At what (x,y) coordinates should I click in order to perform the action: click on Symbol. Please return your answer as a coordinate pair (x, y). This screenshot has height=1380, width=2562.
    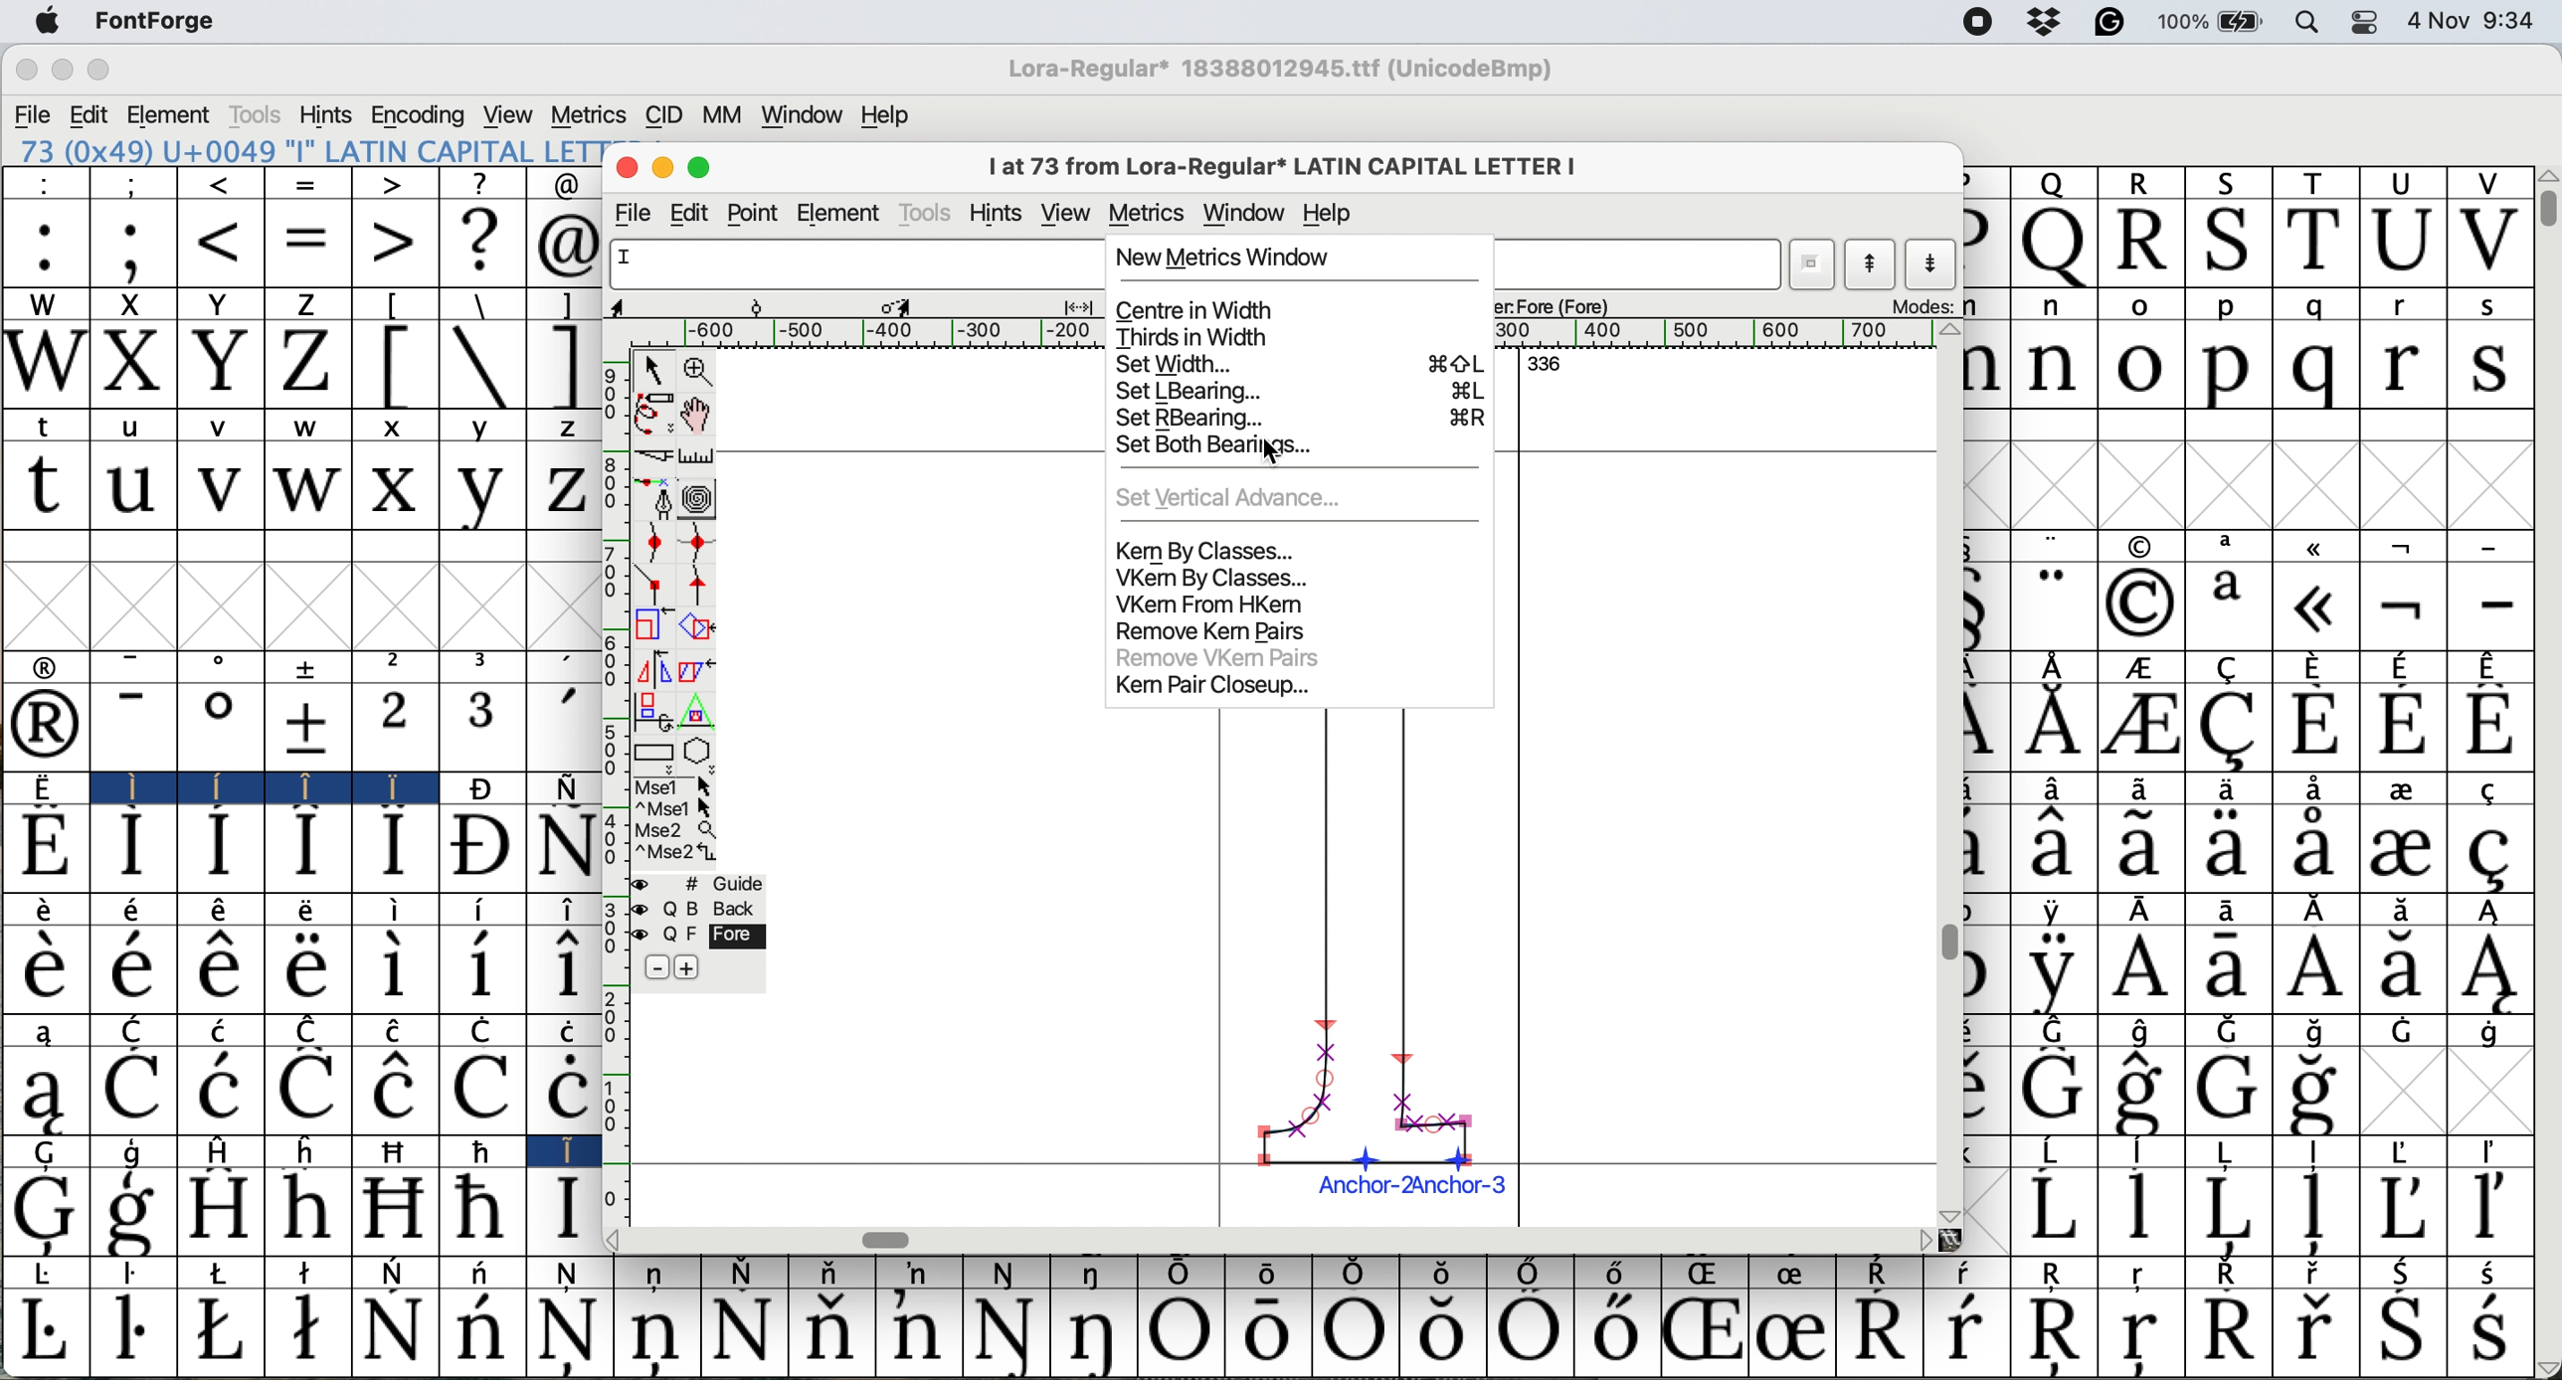
    Looking at the image, I should click on (1884, 1273).